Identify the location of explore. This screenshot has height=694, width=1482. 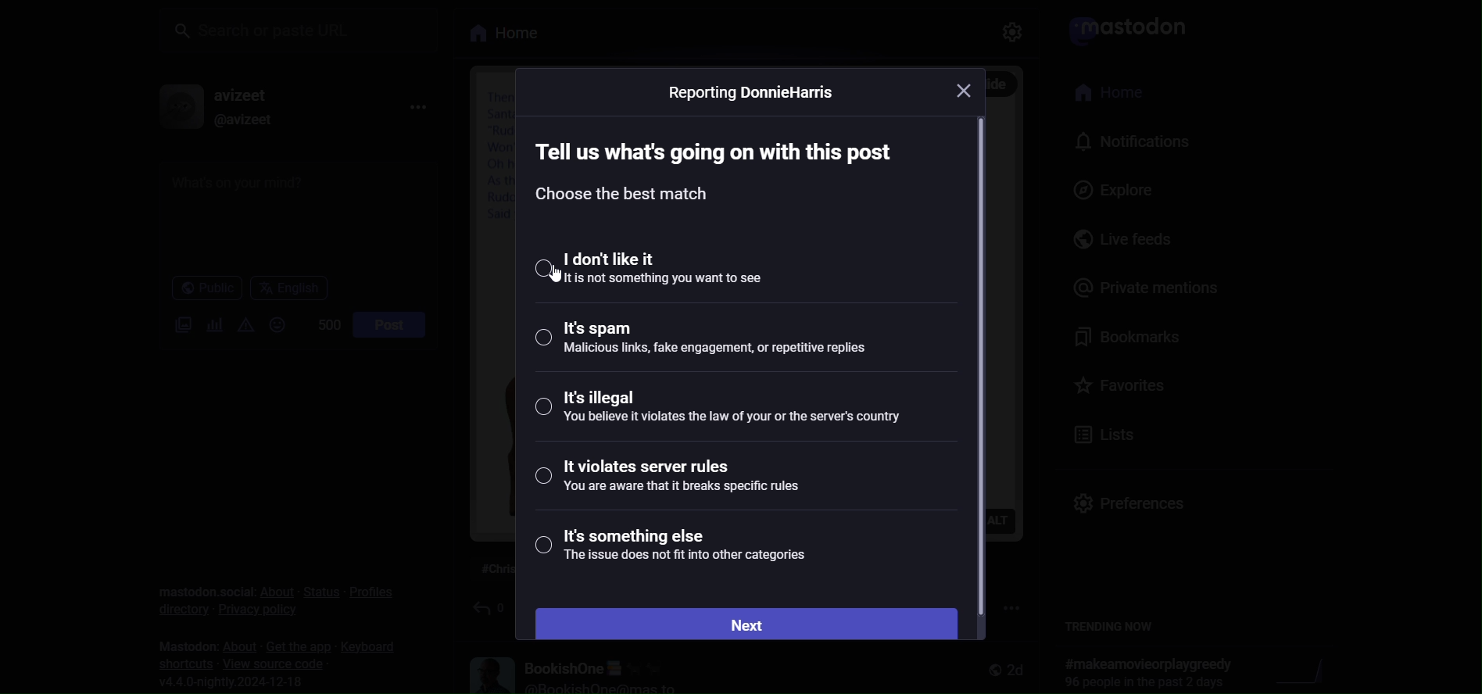
(1098, 190).